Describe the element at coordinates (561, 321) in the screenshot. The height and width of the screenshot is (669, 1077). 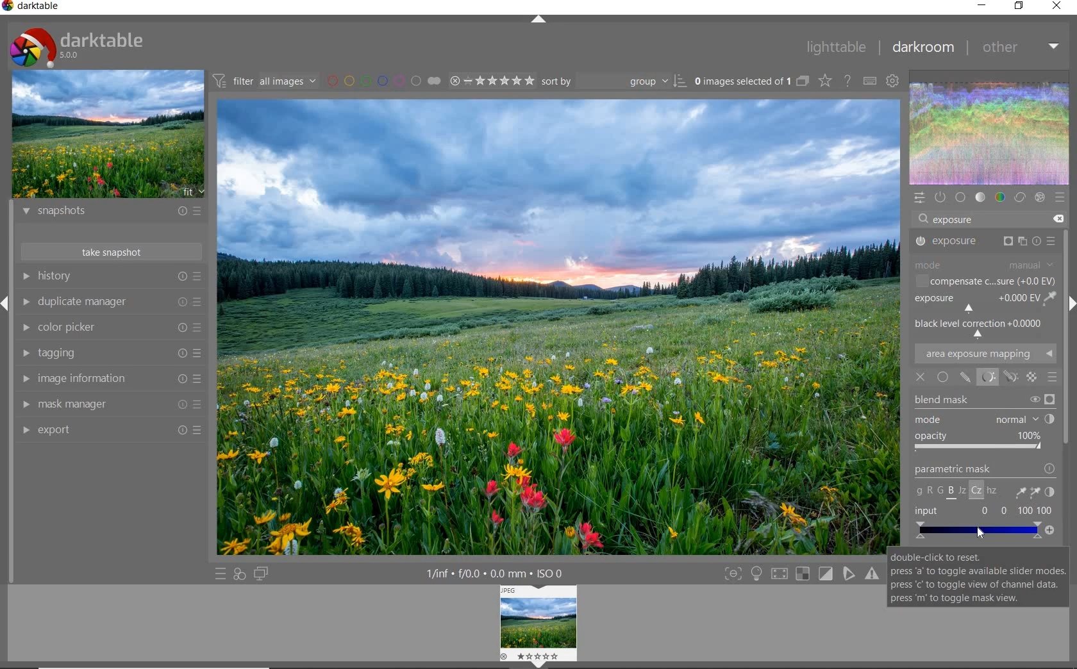
I see `selected image` at that location.